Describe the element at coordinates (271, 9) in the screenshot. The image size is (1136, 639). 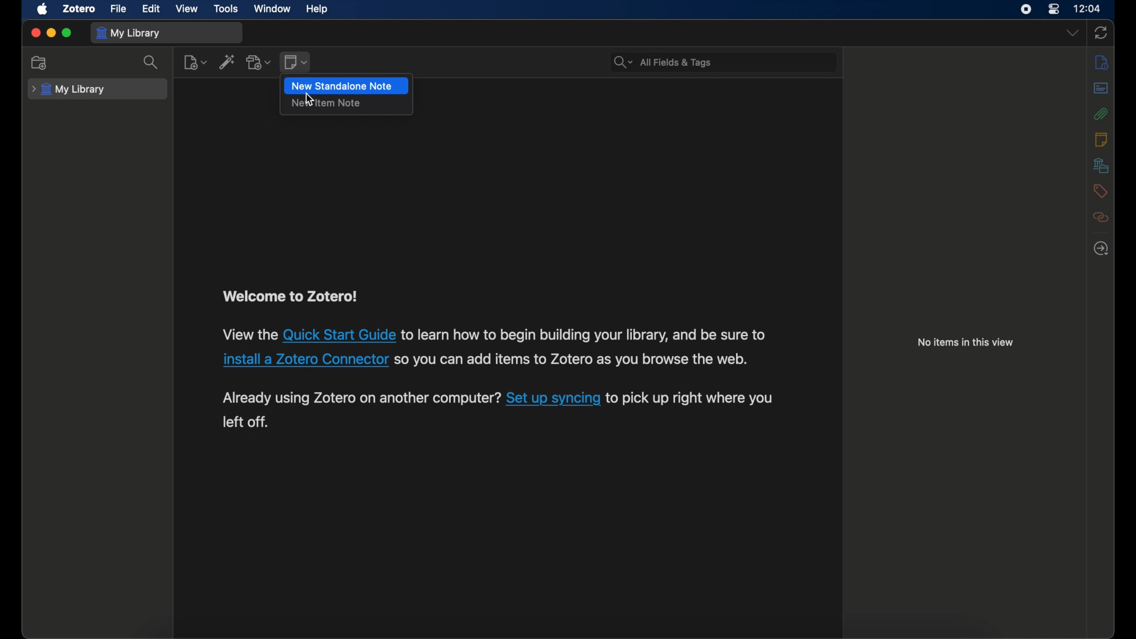
I see `window` at that location.